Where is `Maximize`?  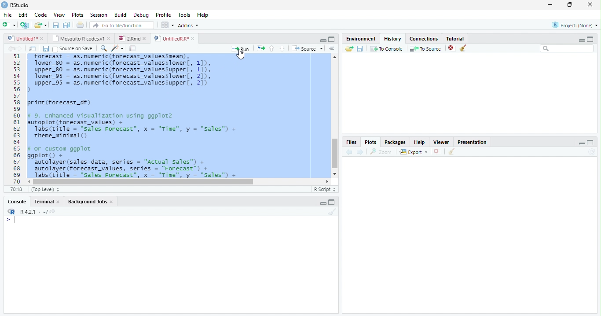 Maximize is located at coordinates (333, 202).